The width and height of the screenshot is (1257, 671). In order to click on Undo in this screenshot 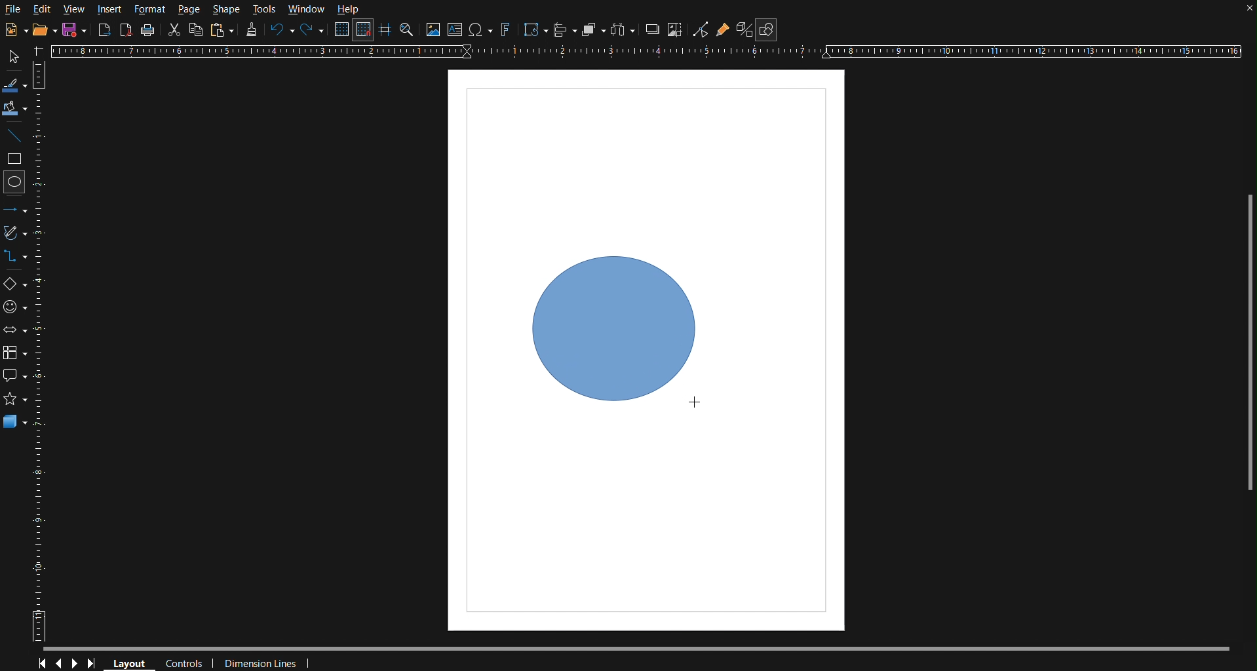, I will do `click(282, 32)`.